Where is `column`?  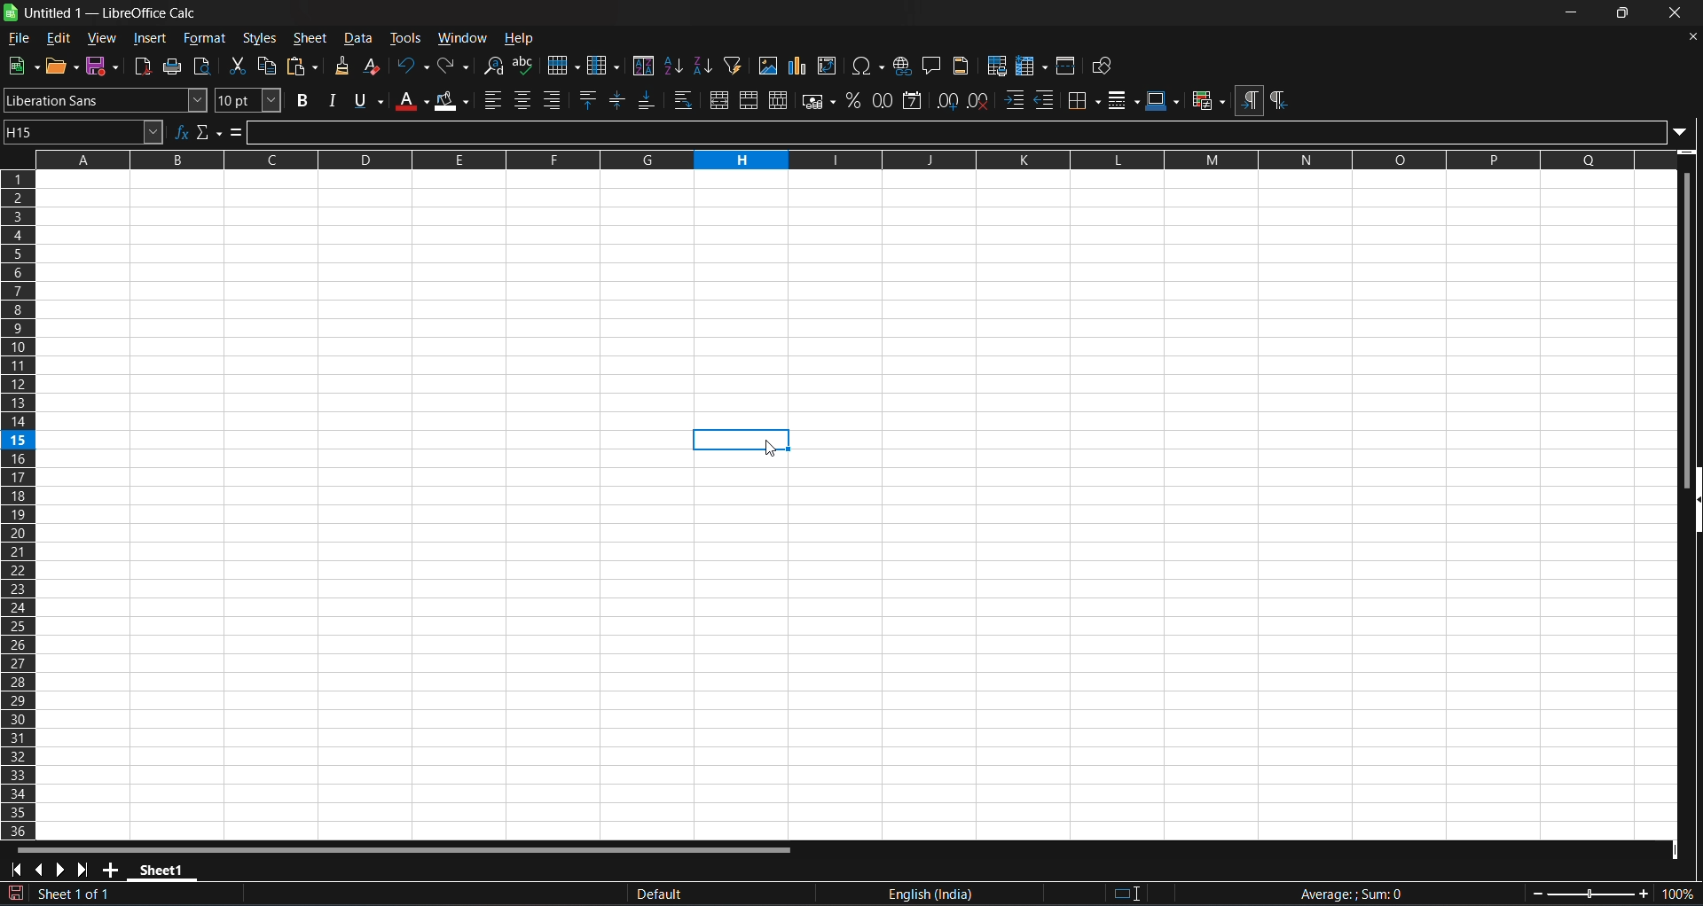
column is located at coordinates (604, 66).